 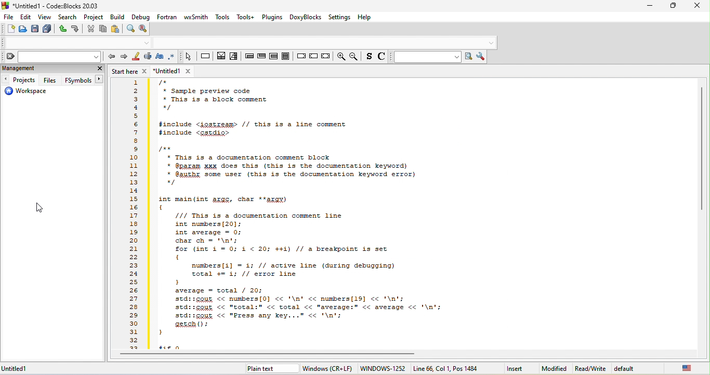 What do you see at coordinates (31, 91) in the screenshot?
I see `workspace` at bounding box center [31, 91].